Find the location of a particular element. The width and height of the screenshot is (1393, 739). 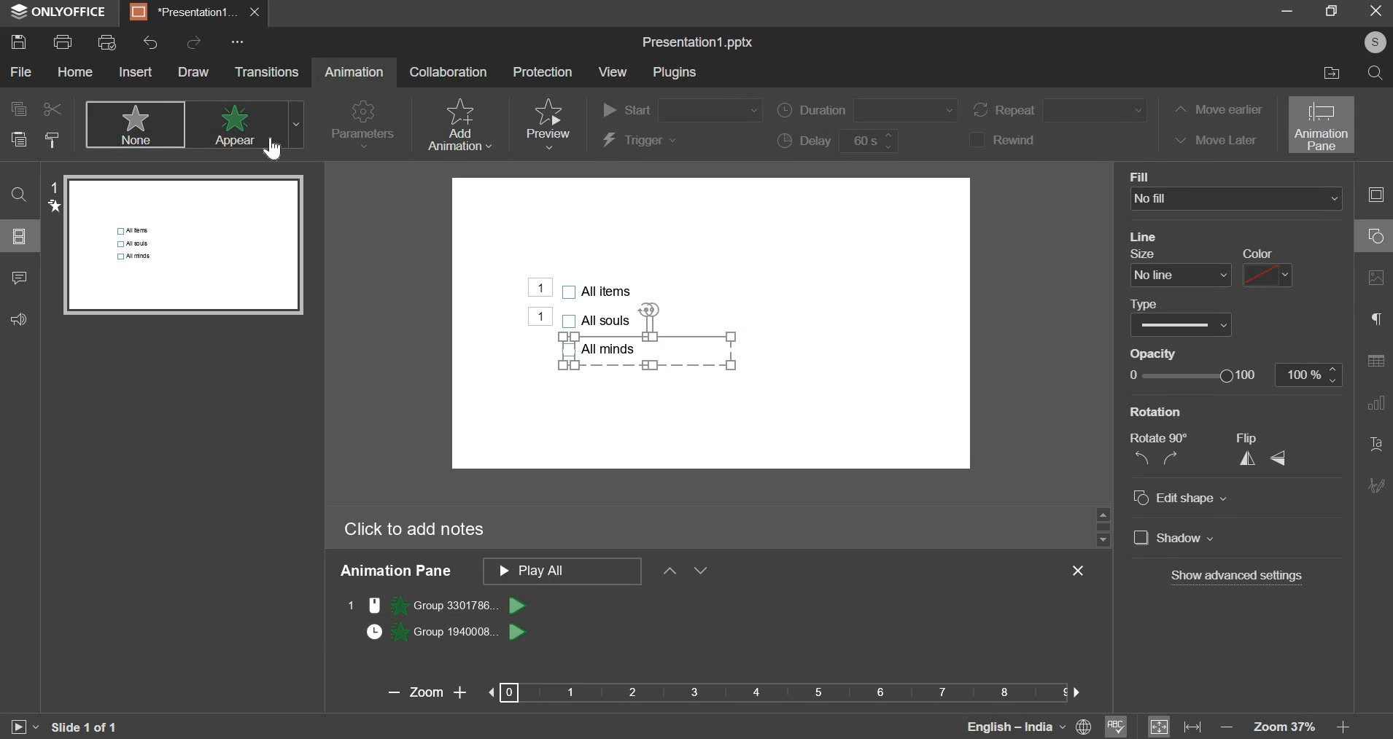

Cursor is located at coordinates (280, 146).